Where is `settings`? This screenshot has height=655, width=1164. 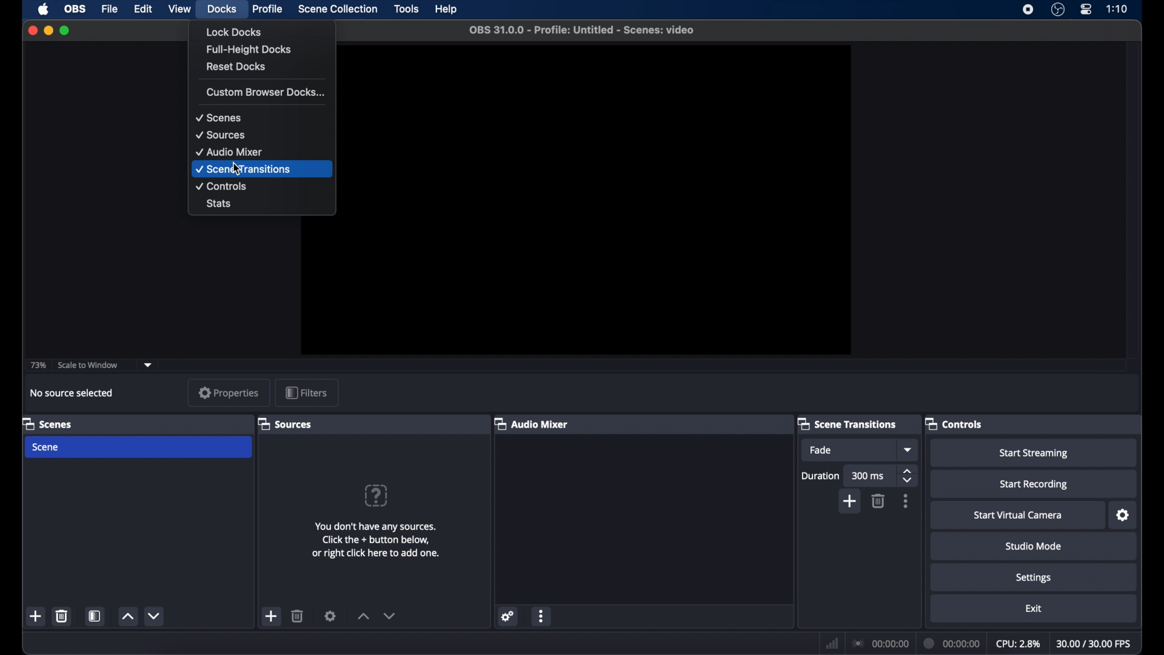
settings is located at coordinates (508, 616).